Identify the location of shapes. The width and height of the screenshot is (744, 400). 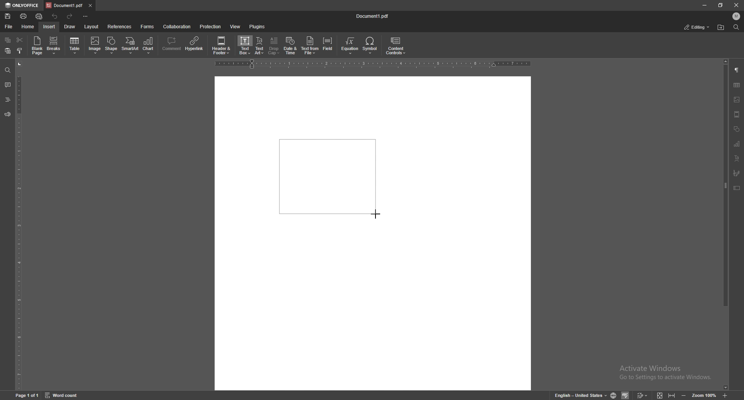
(737, 129).